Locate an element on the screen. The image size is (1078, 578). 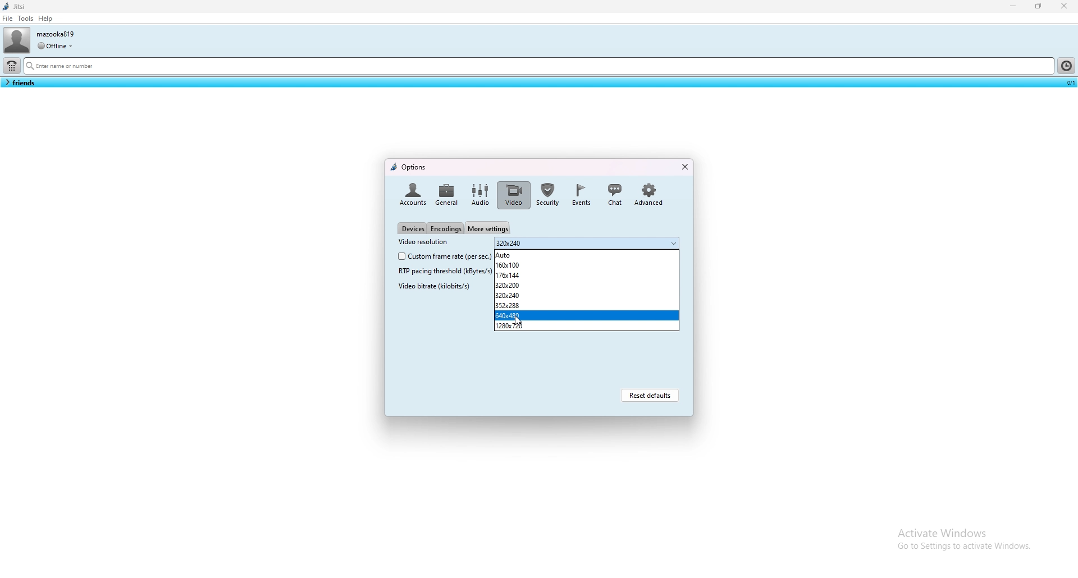
RTP pacing threshold (kByte/s is located at coordinates (440, 270).